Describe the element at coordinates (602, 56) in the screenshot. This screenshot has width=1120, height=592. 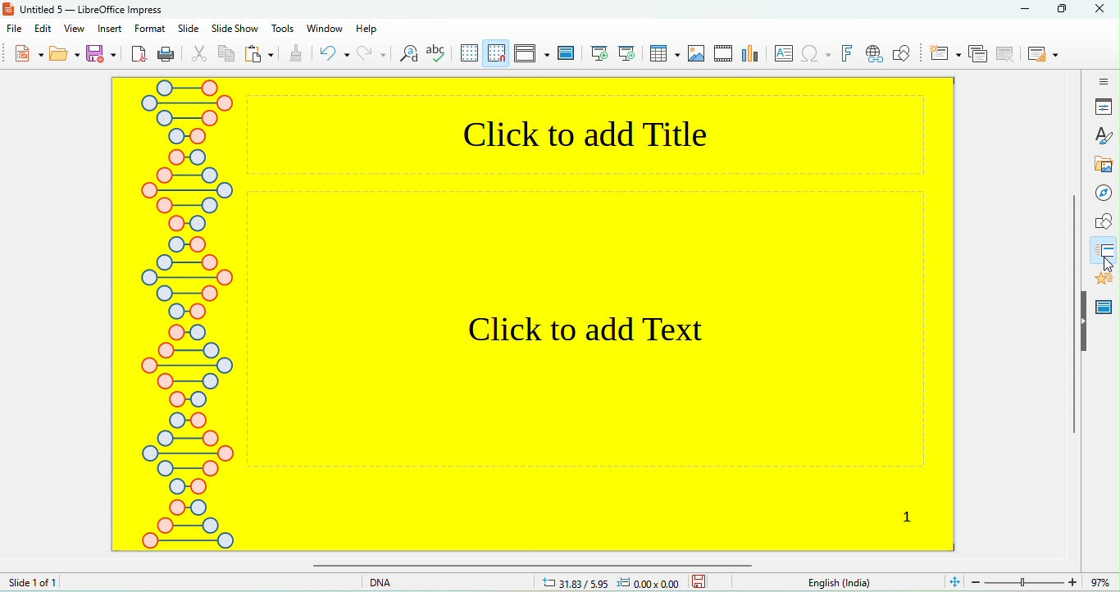
I see `first slide` at that location.